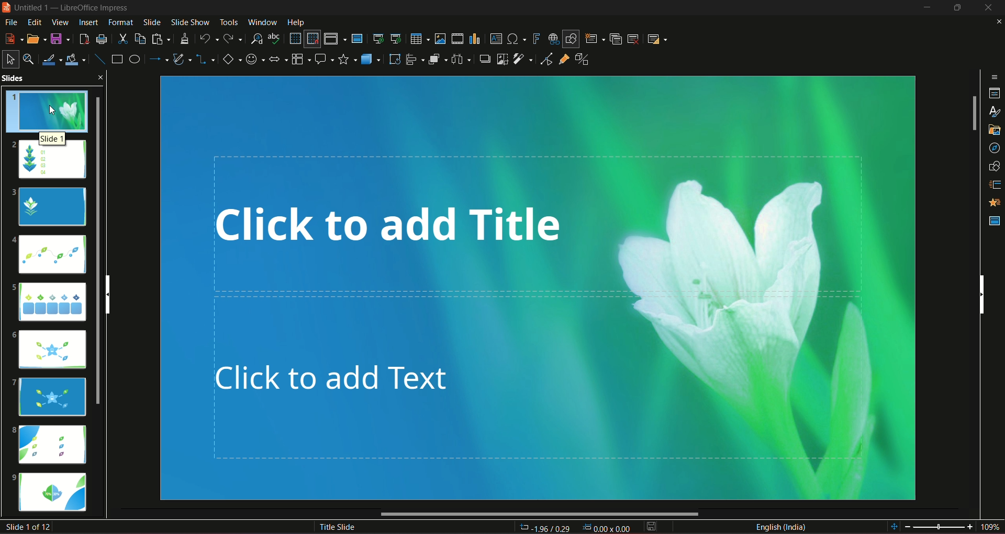 The image size is (1005, 534). What do you see at coordinates (537, 39) in the screenshot?
I see `insert fontwork` at bounding box center [537, 39].